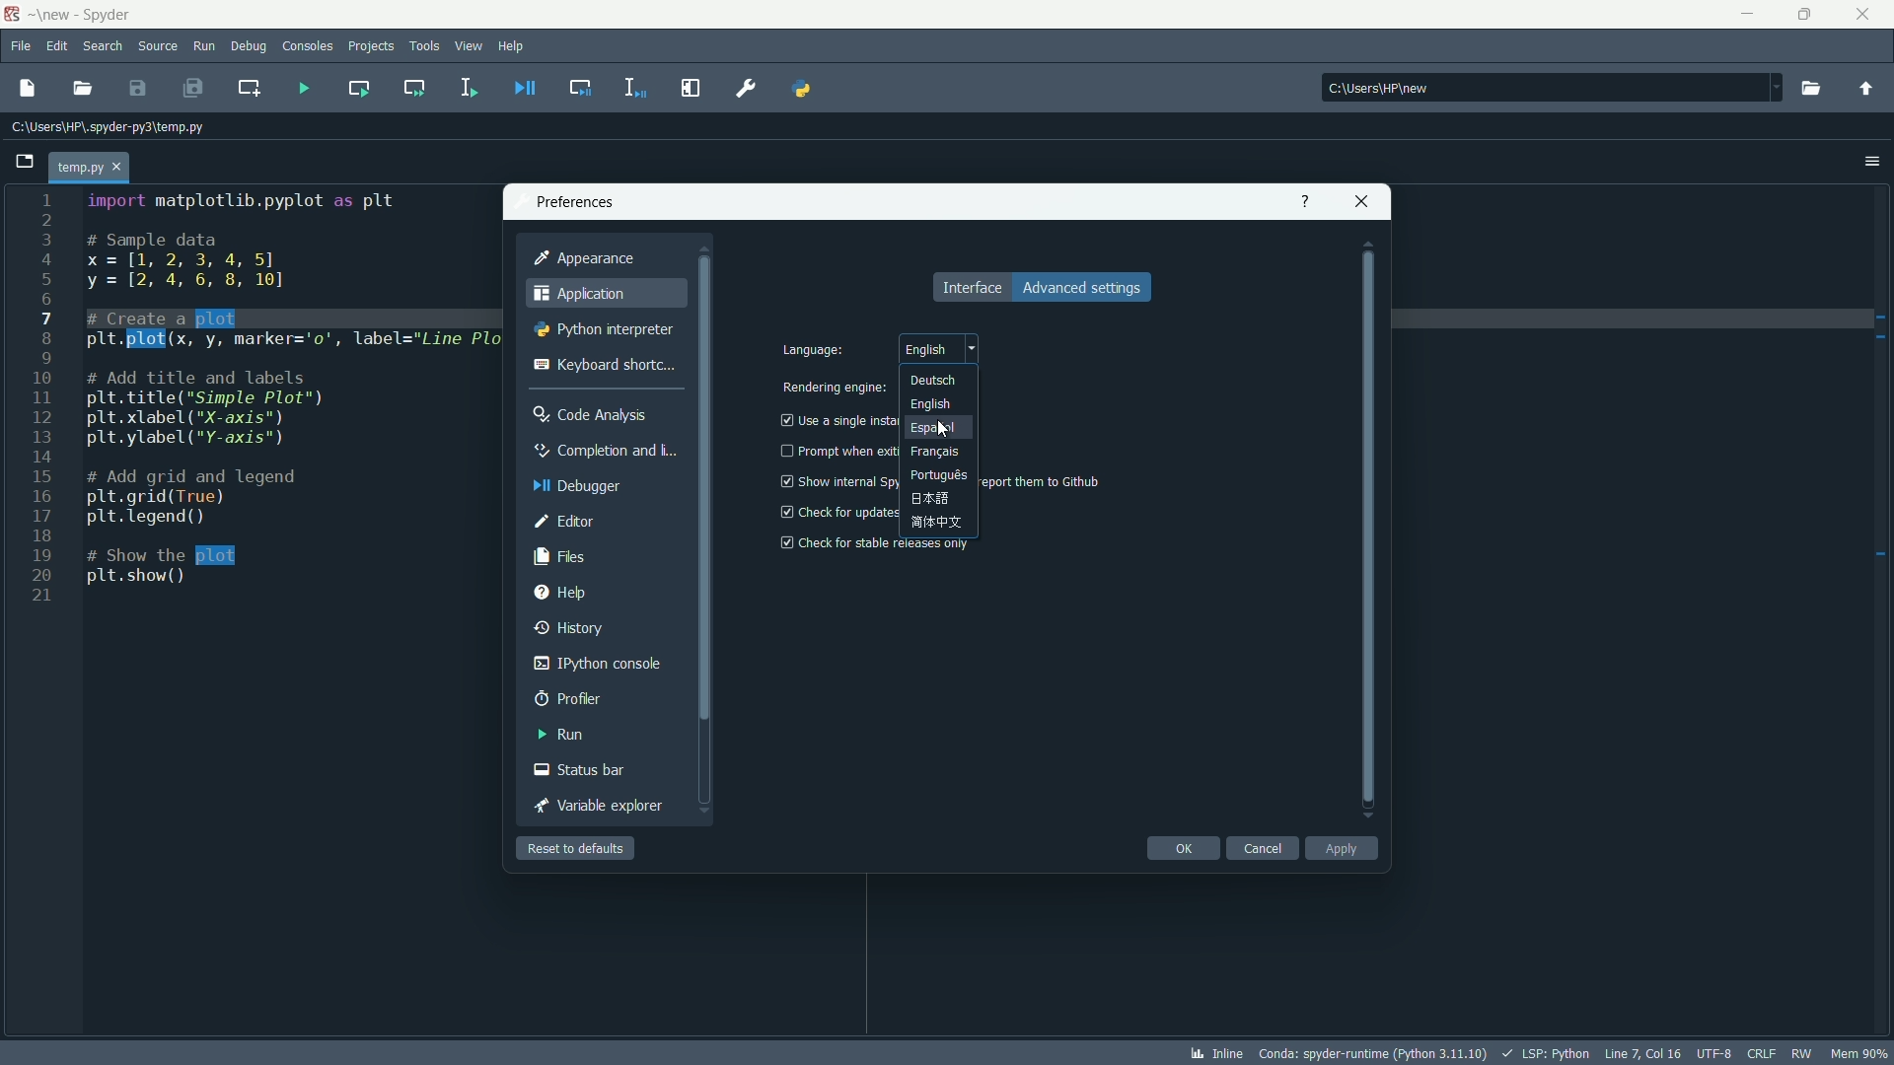 This screenshot has height=1065, width=1894. What do you see at coordinates (28, 89) in the screenshot?
I see `new file` at bounding box center [28, 89].